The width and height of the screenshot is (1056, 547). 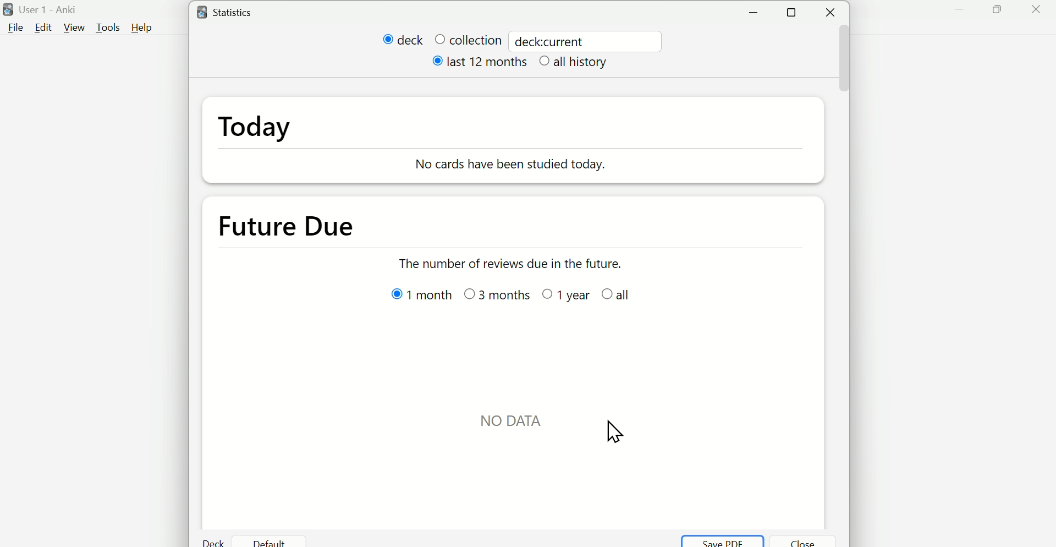 What do you see at coordinates (809, 541) in the screenshot?
I see `Close` at bounding box center [809, 541].